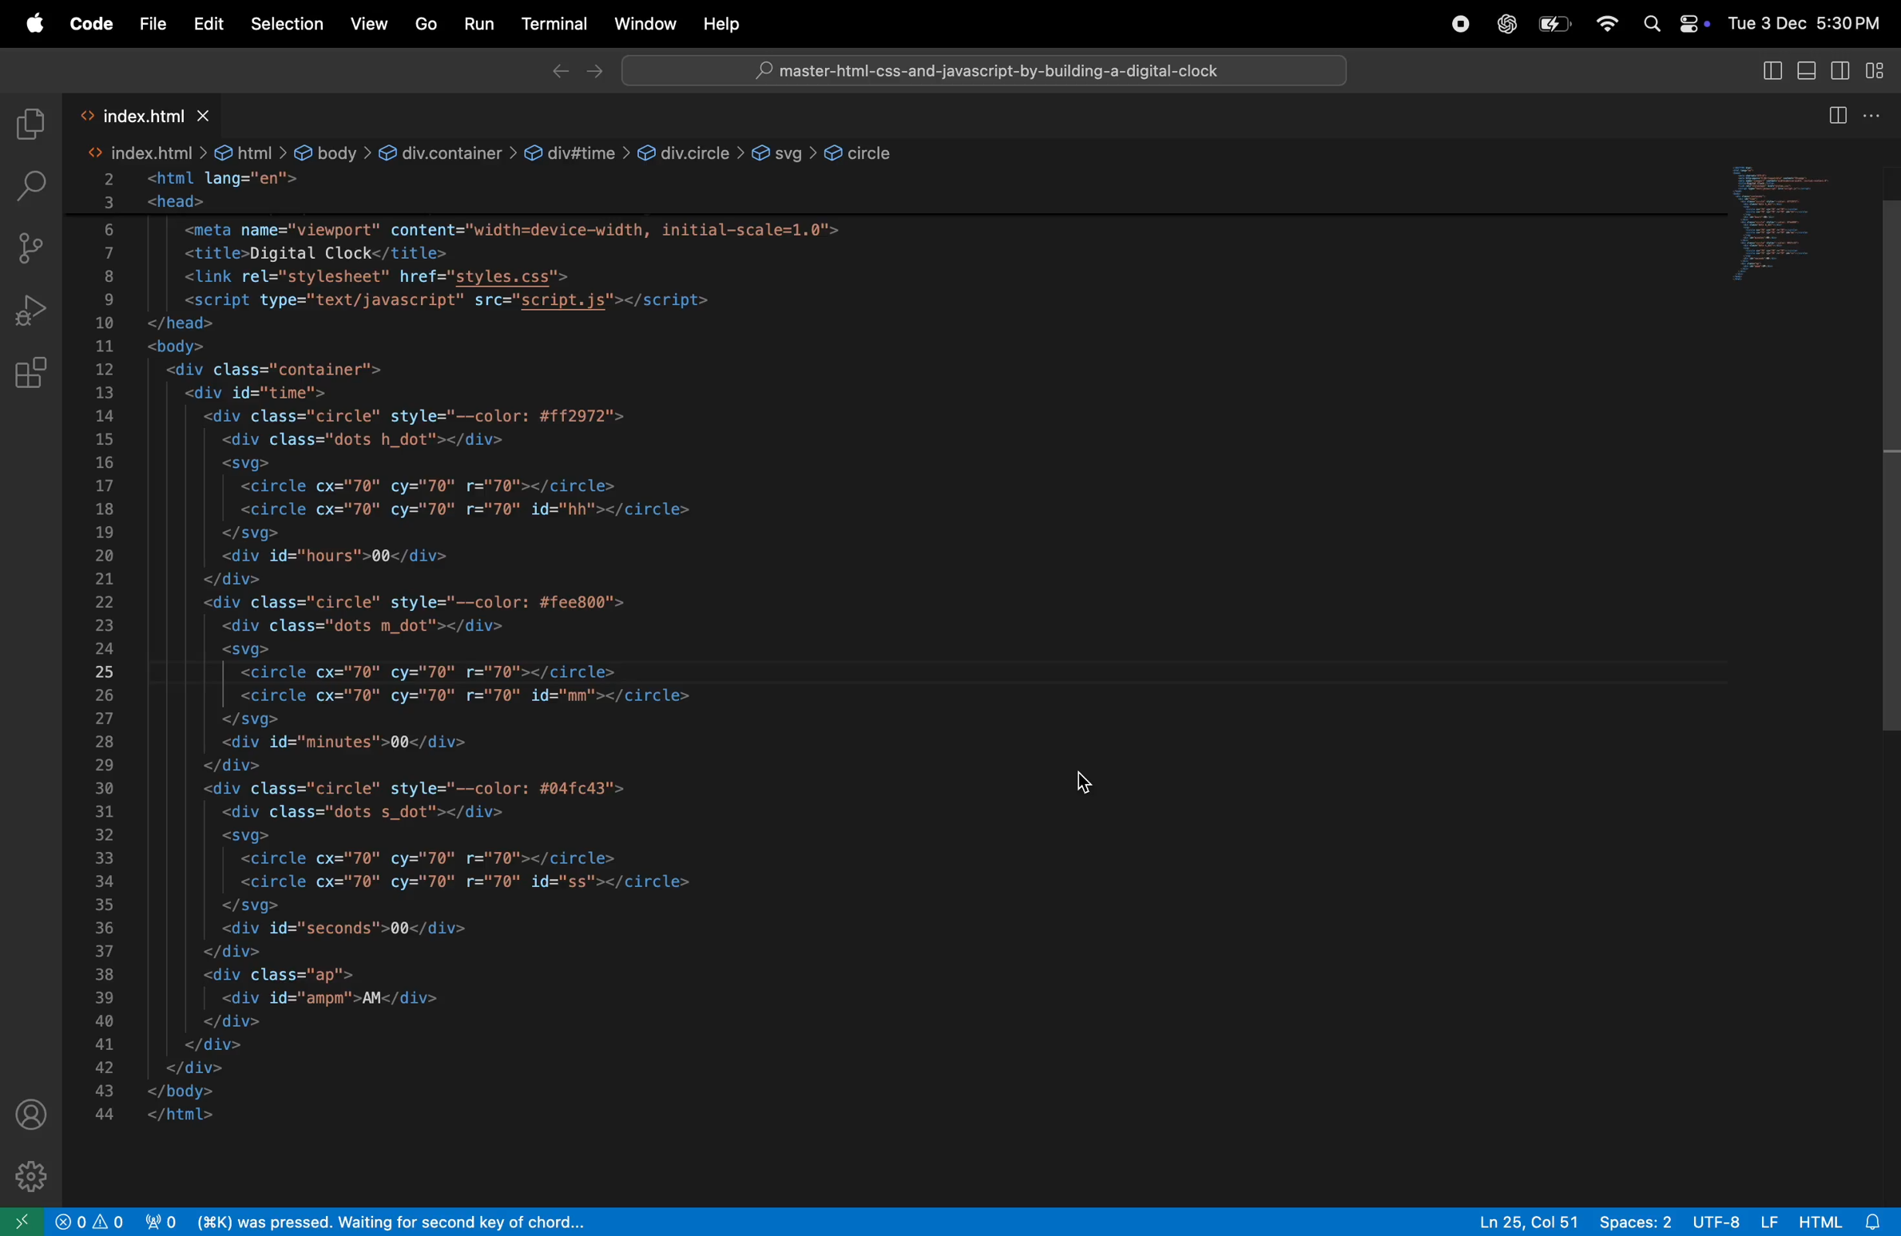 The width and height of the screenshot is (1901, 1236). I want to click on Utf 8, so click(1735, 1219).